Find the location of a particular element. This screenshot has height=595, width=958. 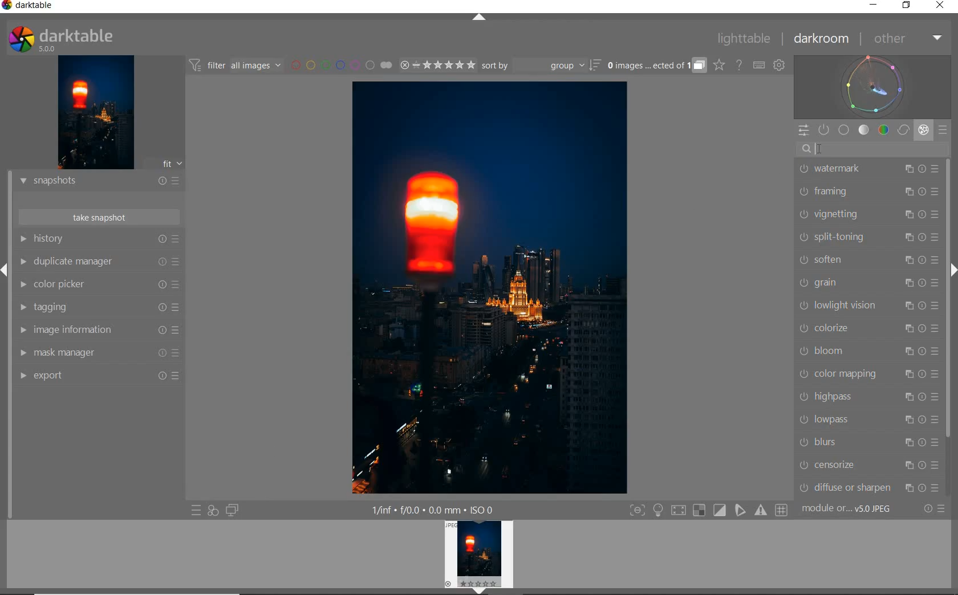

SHOW ONLY ACTIVE MODULES is located at coordinates (825, 129).